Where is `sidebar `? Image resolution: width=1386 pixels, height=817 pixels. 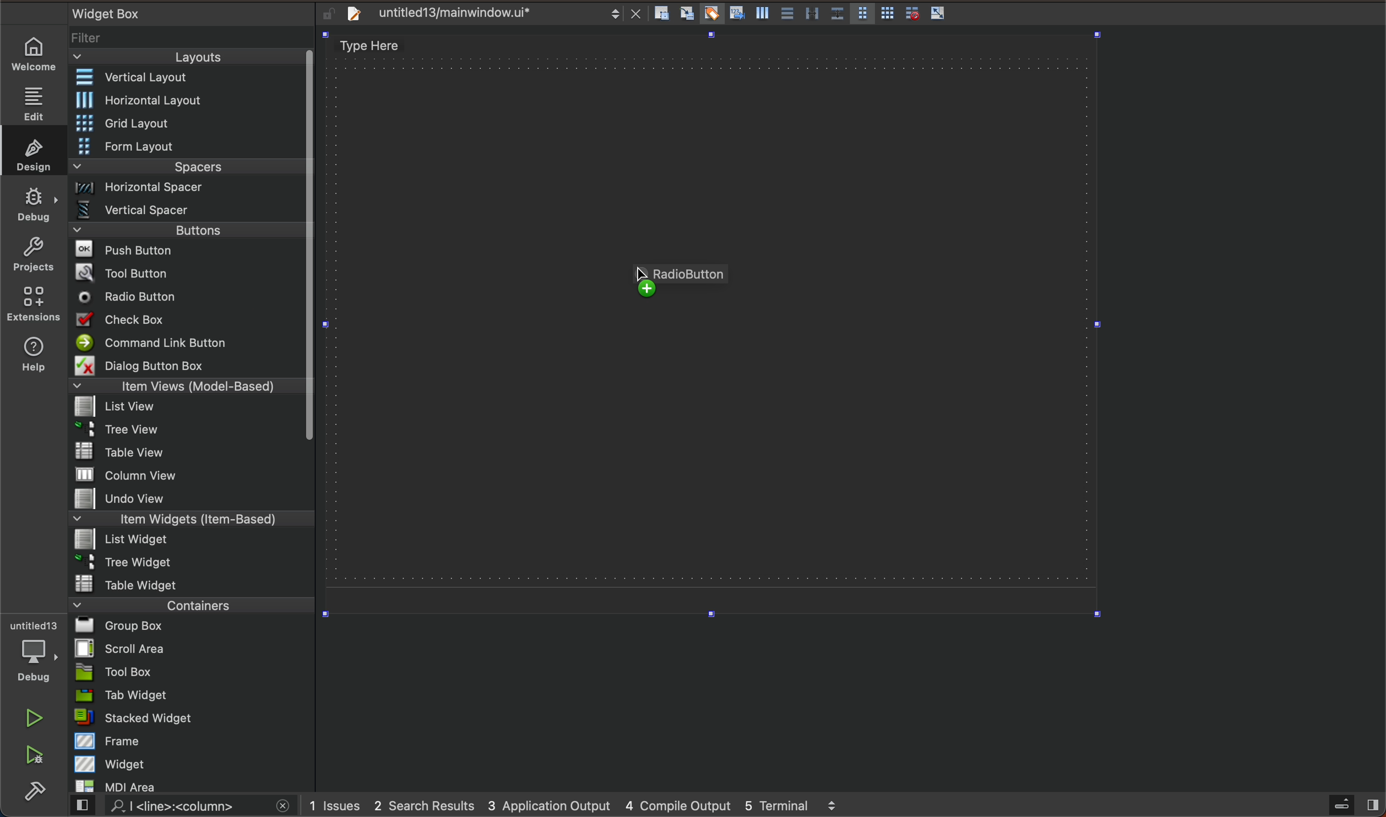
sidebar  is located at coordinates (1344, 805).